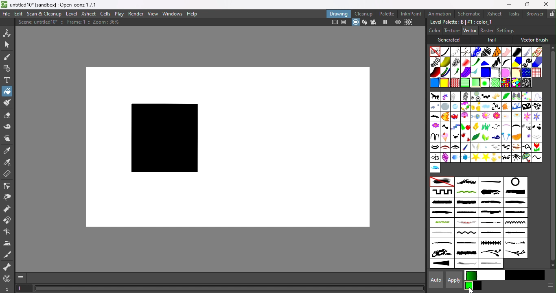 This screenshot has width=556, height=293. I want to click on myra, so click(496, 137).